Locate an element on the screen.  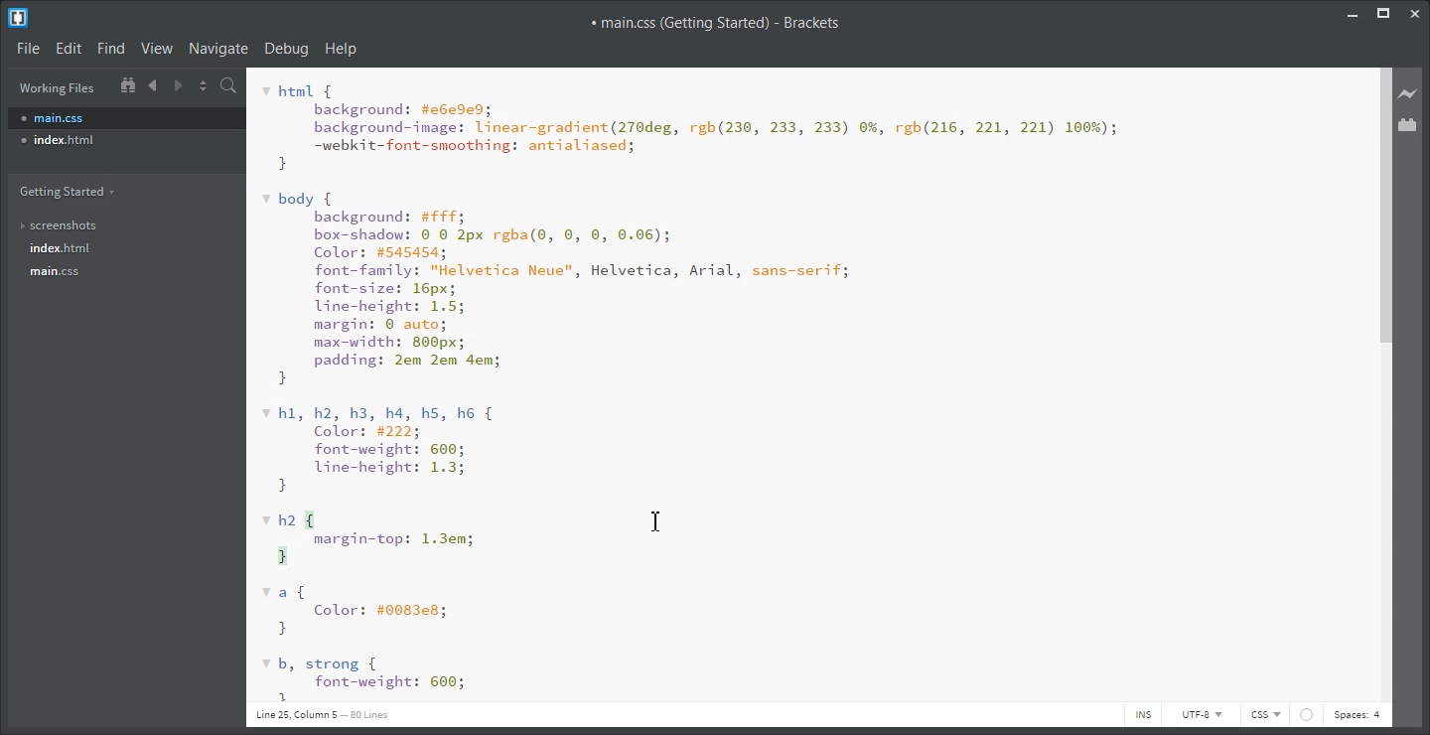
Find is located at coordinates (110, 49).